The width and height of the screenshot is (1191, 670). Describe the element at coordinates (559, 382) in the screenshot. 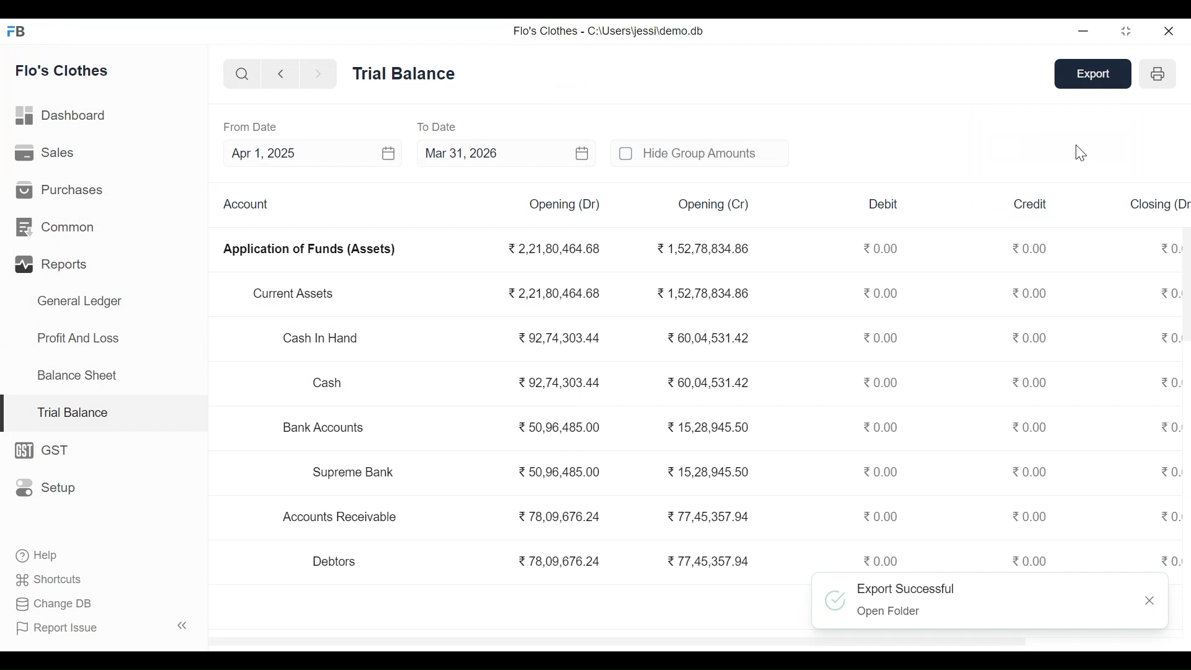

I see `92,74,303.44` at that location.